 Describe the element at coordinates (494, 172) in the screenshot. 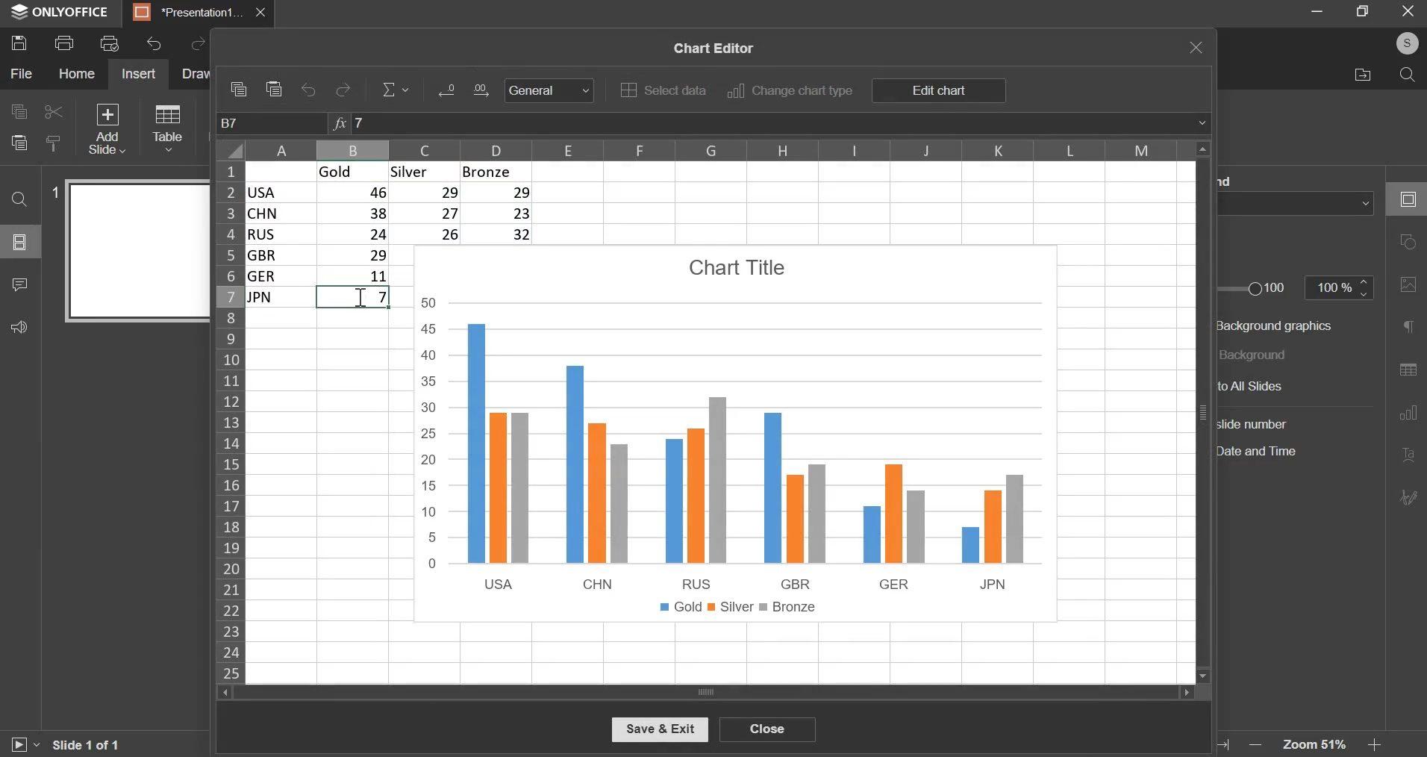

I see `bronze` at that location.